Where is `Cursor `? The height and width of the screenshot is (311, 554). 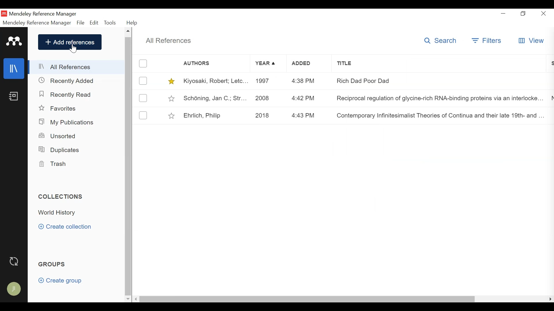 Cursor  is located at coordinates (74, 49).